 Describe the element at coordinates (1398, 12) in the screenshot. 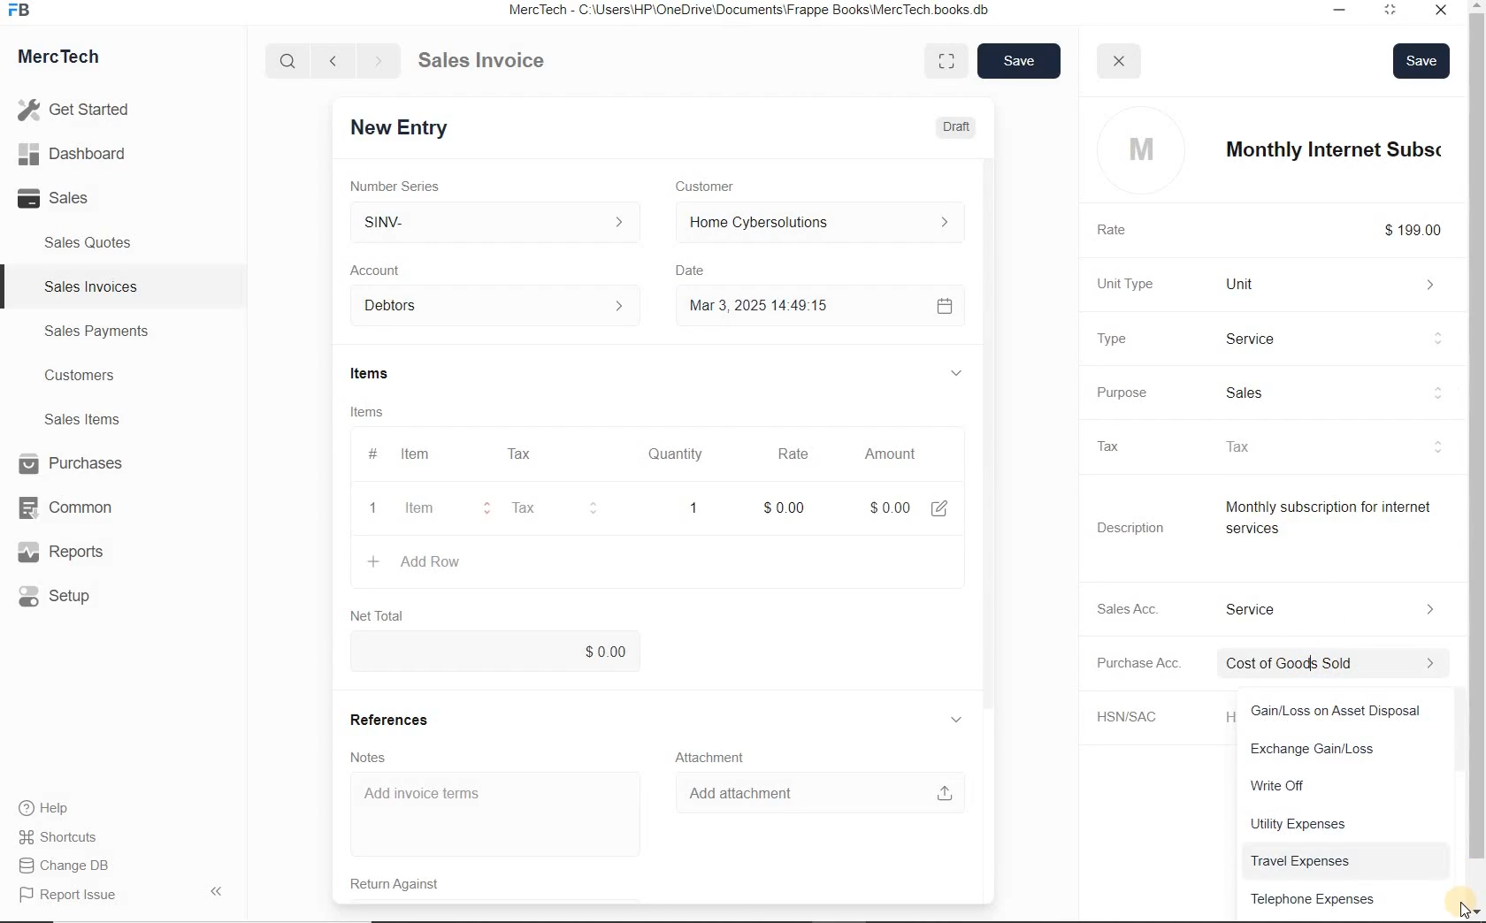

I see `Maximum` at that location.